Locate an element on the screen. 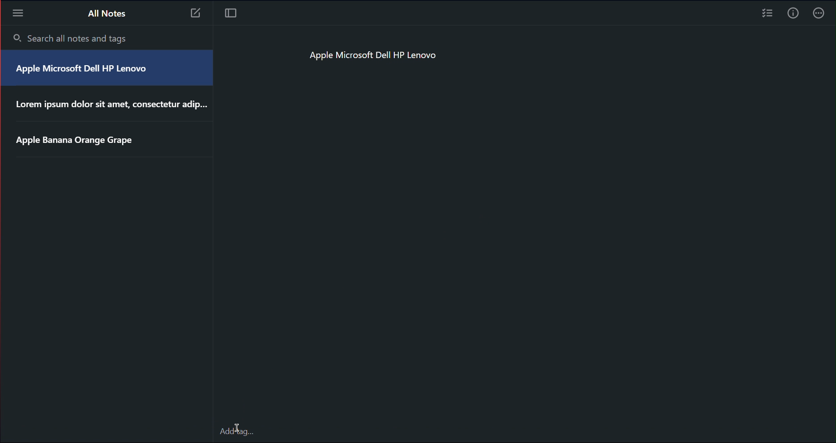 The height and width of the screenshot is (443, 836). Info is located at coordinates (792, 15).